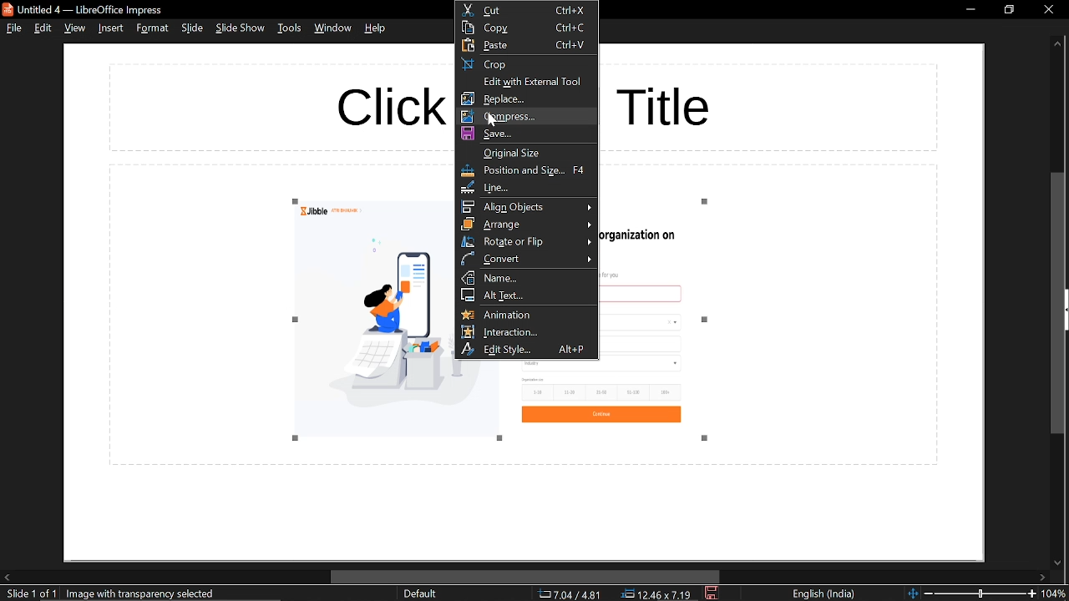 The width and height of the screenshot is (1069, 601). What do you see at coordinates (523, 243) in the screenshot?
I see `rotate or flip` at bounding box center [523, 243].